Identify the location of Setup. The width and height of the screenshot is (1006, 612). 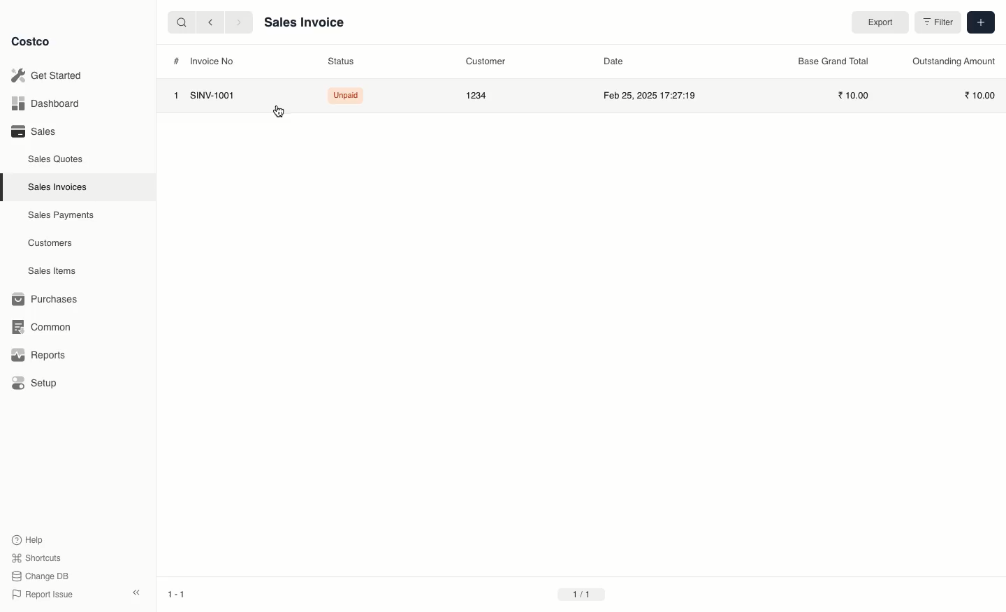
(35, 381).